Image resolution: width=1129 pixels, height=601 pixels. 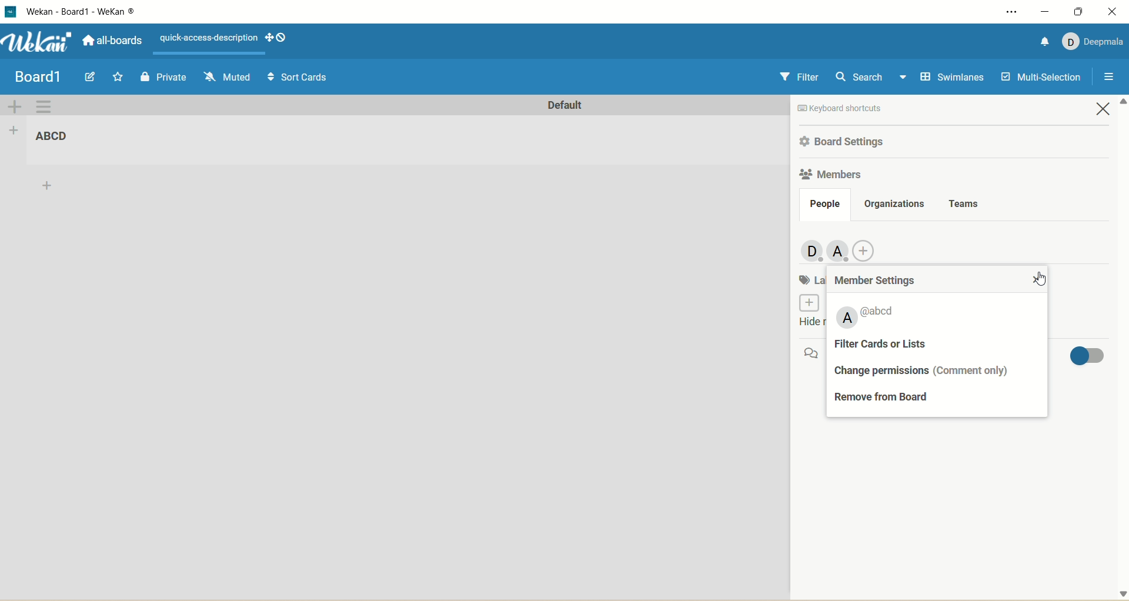 I want to click on members, so click(x=810, y=249).